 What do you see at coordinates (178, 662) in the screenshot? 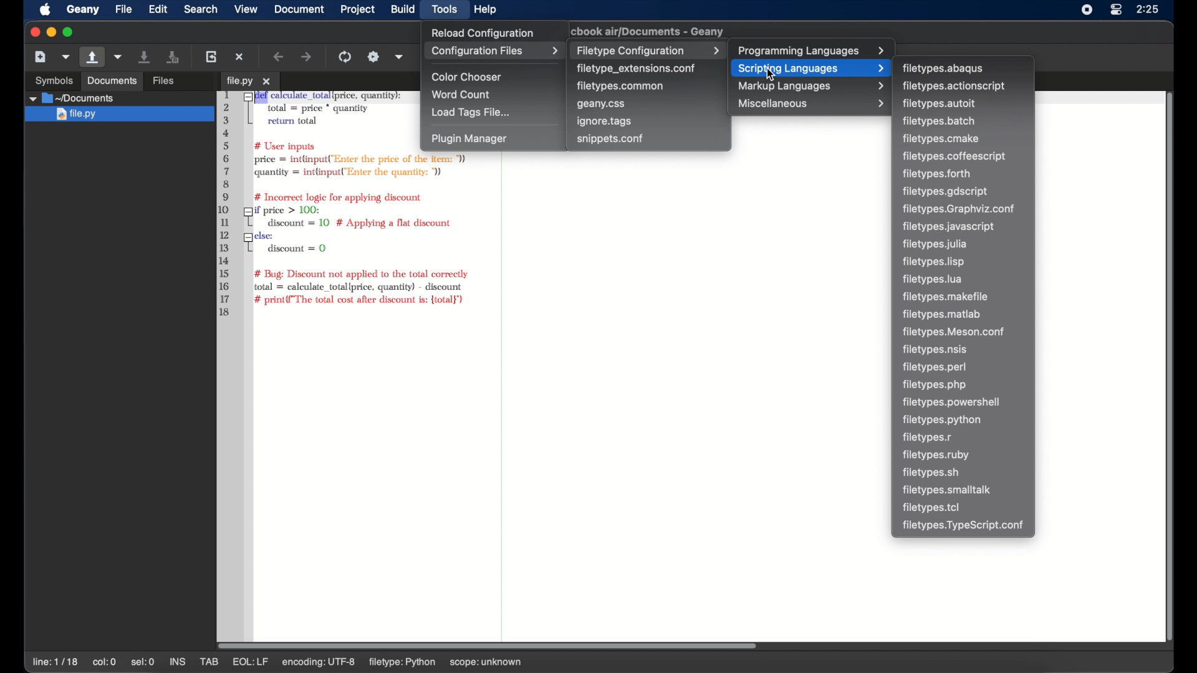
I see `ins` at bounding box center [178, 662].